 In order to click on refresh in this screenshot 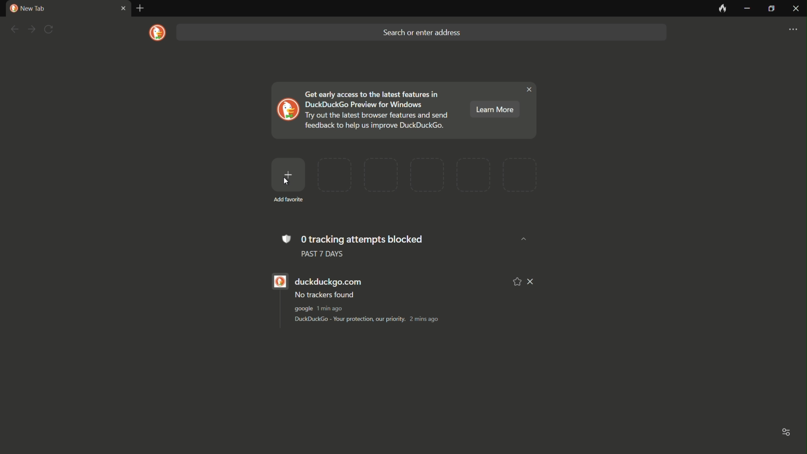, I will do `click(49, 29)`.